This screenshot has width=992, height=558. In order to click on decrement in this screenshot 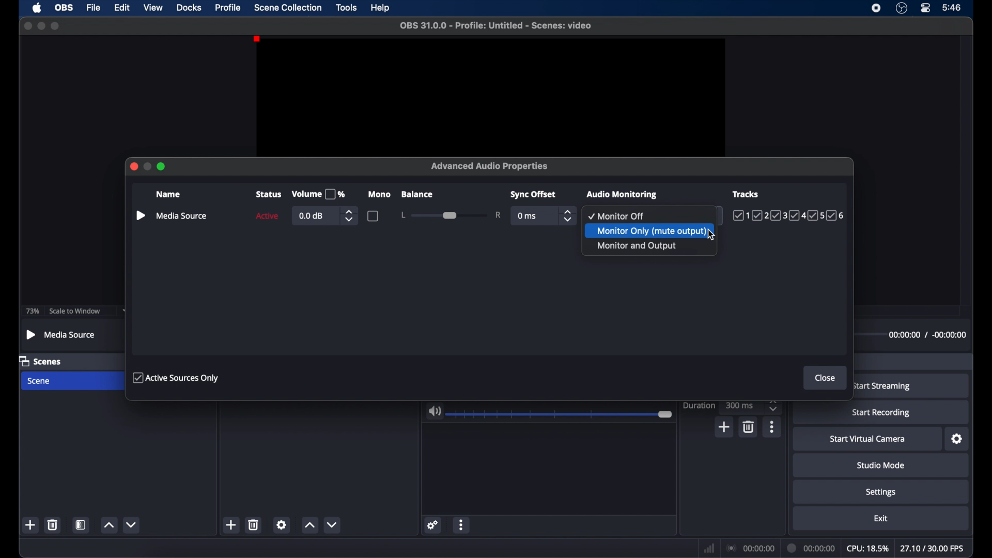, I will do `click(332, 524)`.